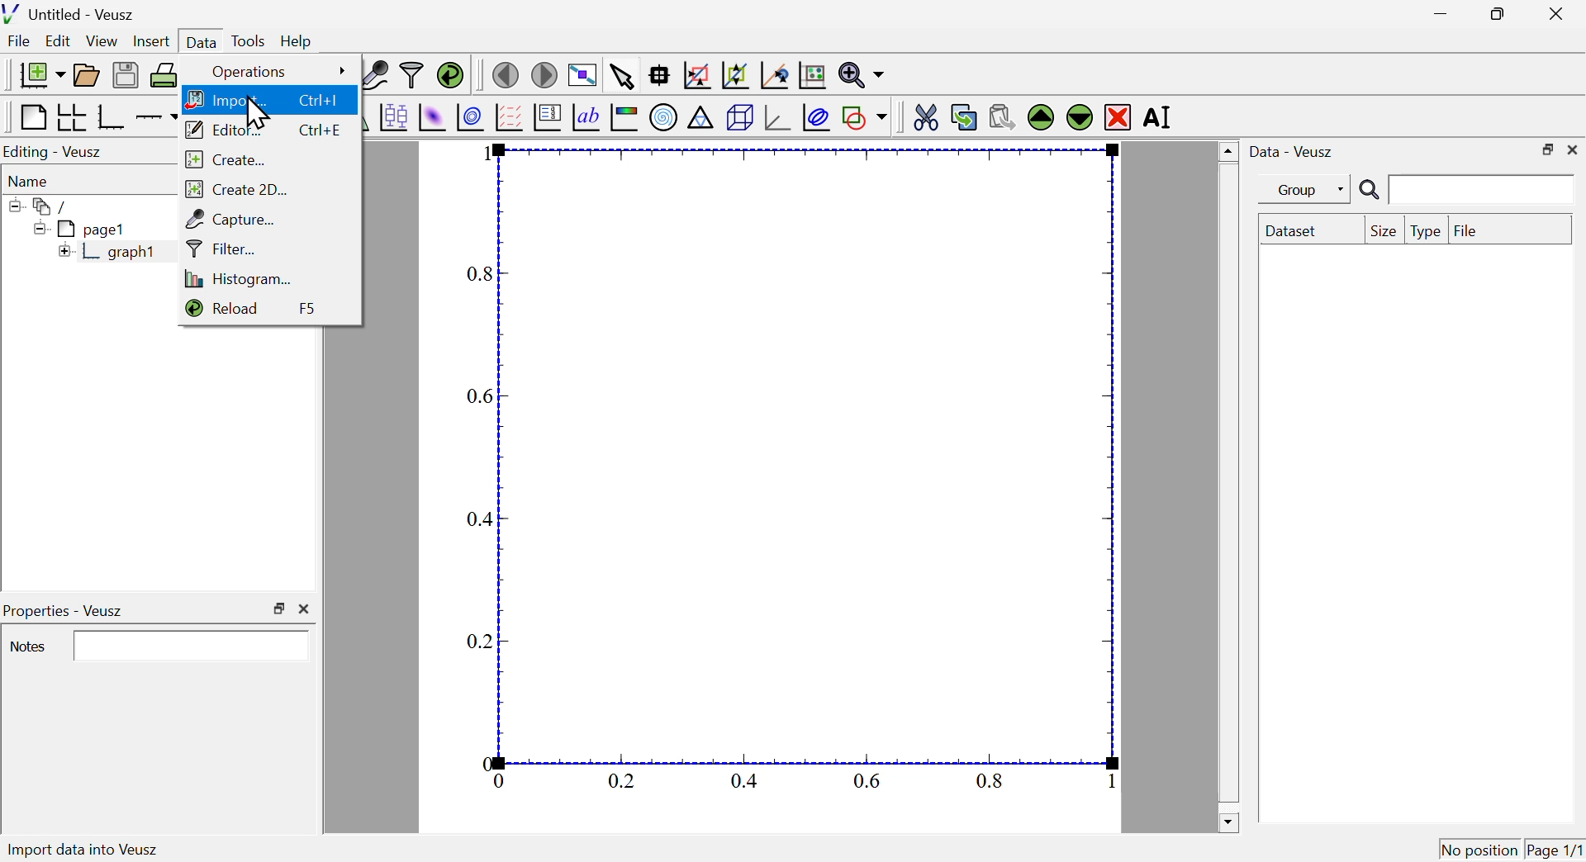 This screenshot has height=862, width=1586. Describe the element at coordinates (278, 609) in the screenshot. I see `maximize` at that location.